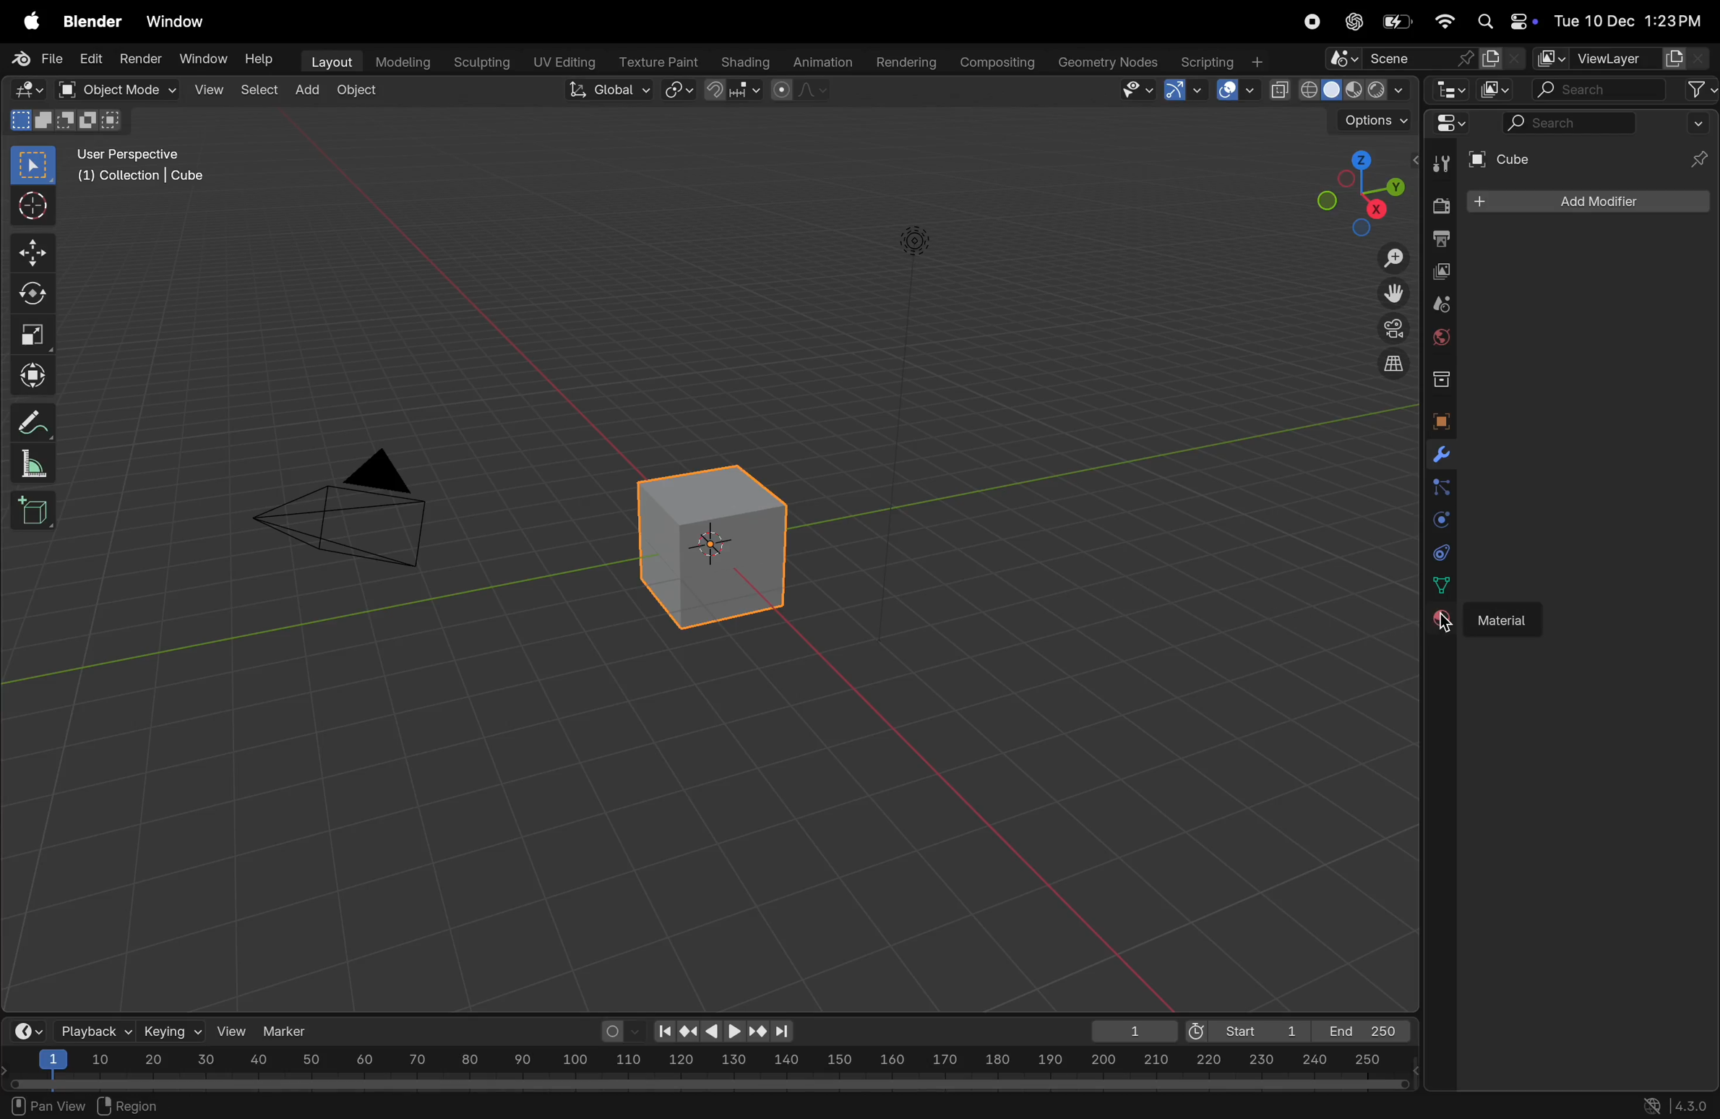  Describe the element at coordinates (93, 1030) in the screenshot. I see `playback` at that location.